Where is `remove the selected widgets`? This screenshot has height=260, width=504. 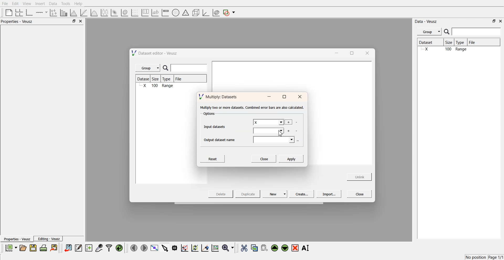 remove the selected widgets is located at coordinates (296, 248).